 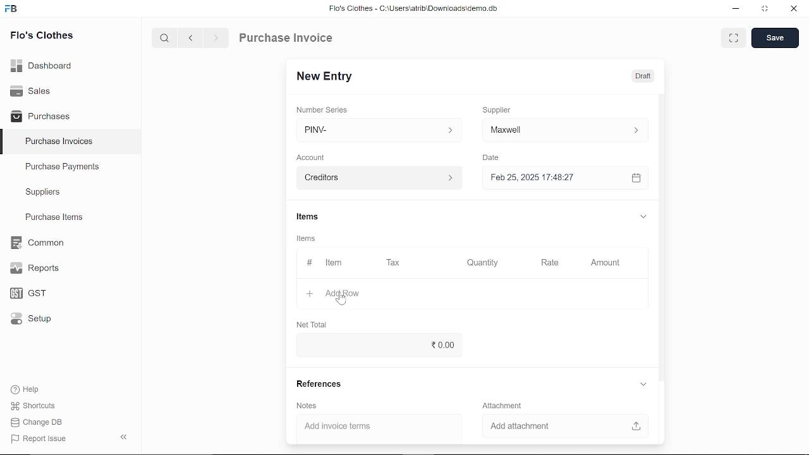 I want to click on Net Total, so click(x=314, y=324).